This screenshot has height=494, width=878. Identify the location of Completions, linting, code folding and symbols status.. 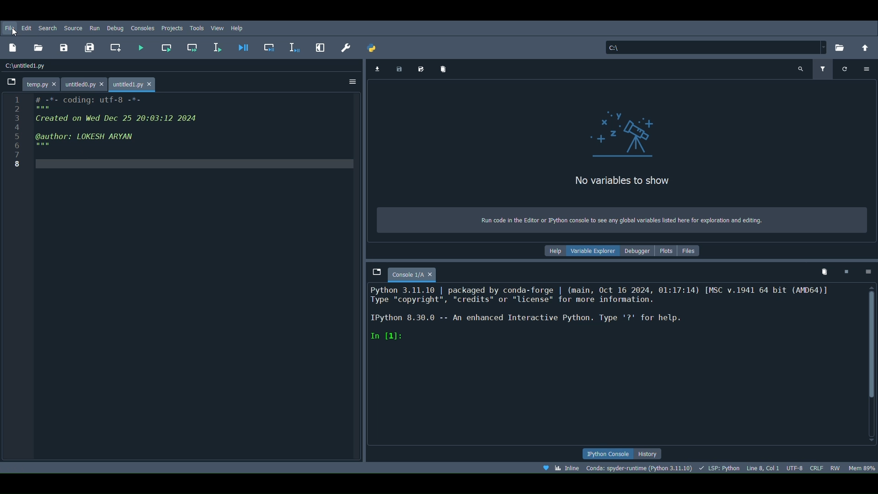
(720, 467).